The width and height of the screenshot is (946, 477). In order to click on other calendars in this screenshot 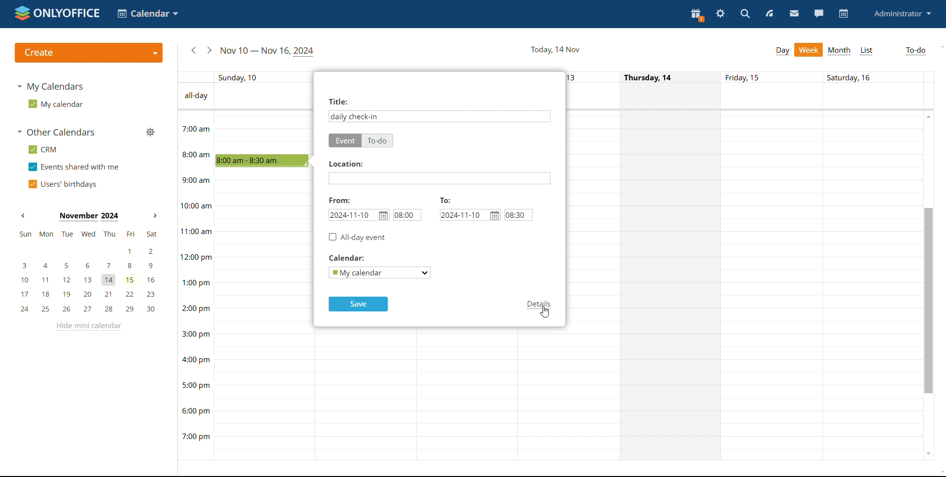, I will do `click(55, 133)`.